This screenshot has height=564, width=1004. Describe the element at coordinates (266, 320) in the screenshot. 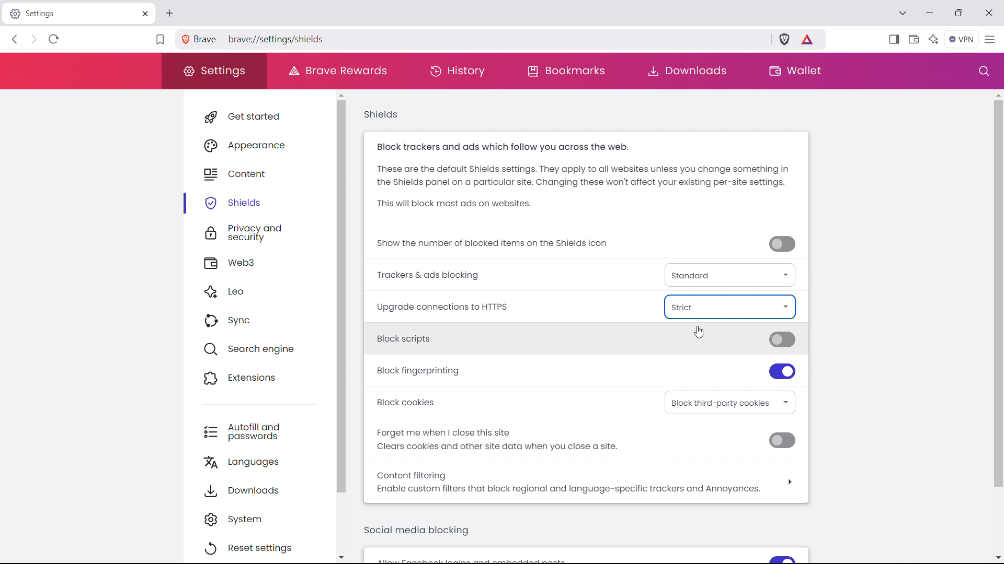

I see `sync` at that location.